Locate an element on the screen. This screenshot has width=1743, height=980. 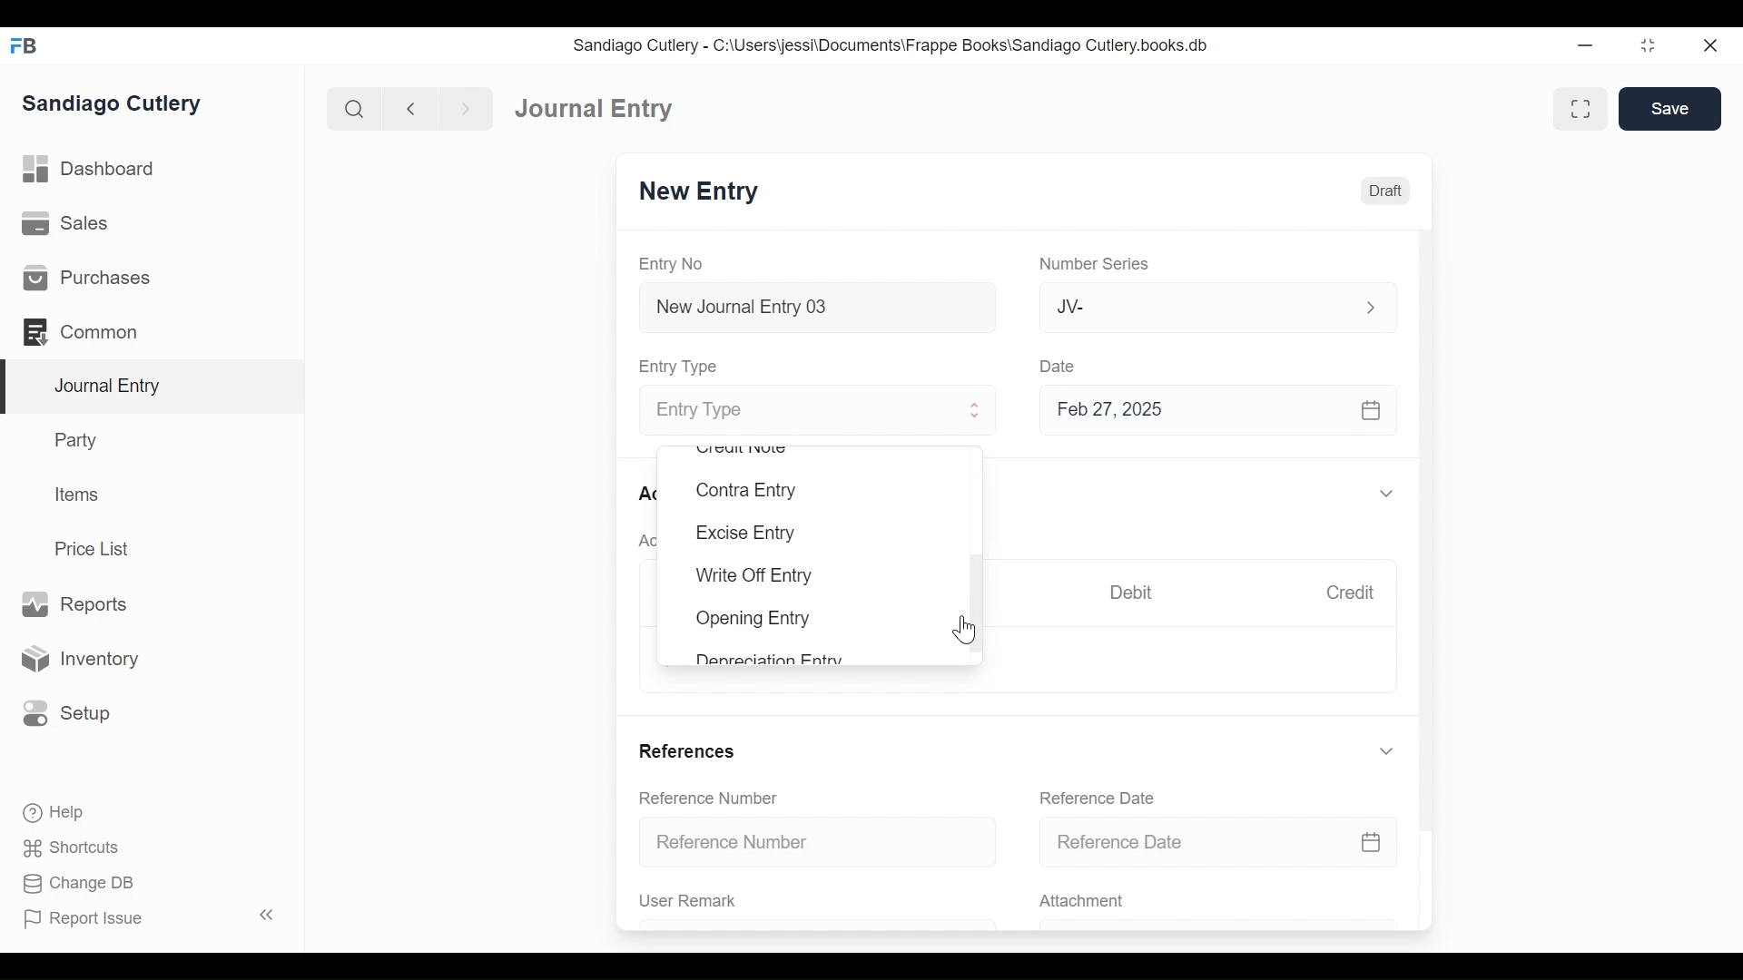
New Entry is located at coordinates (700, 192).